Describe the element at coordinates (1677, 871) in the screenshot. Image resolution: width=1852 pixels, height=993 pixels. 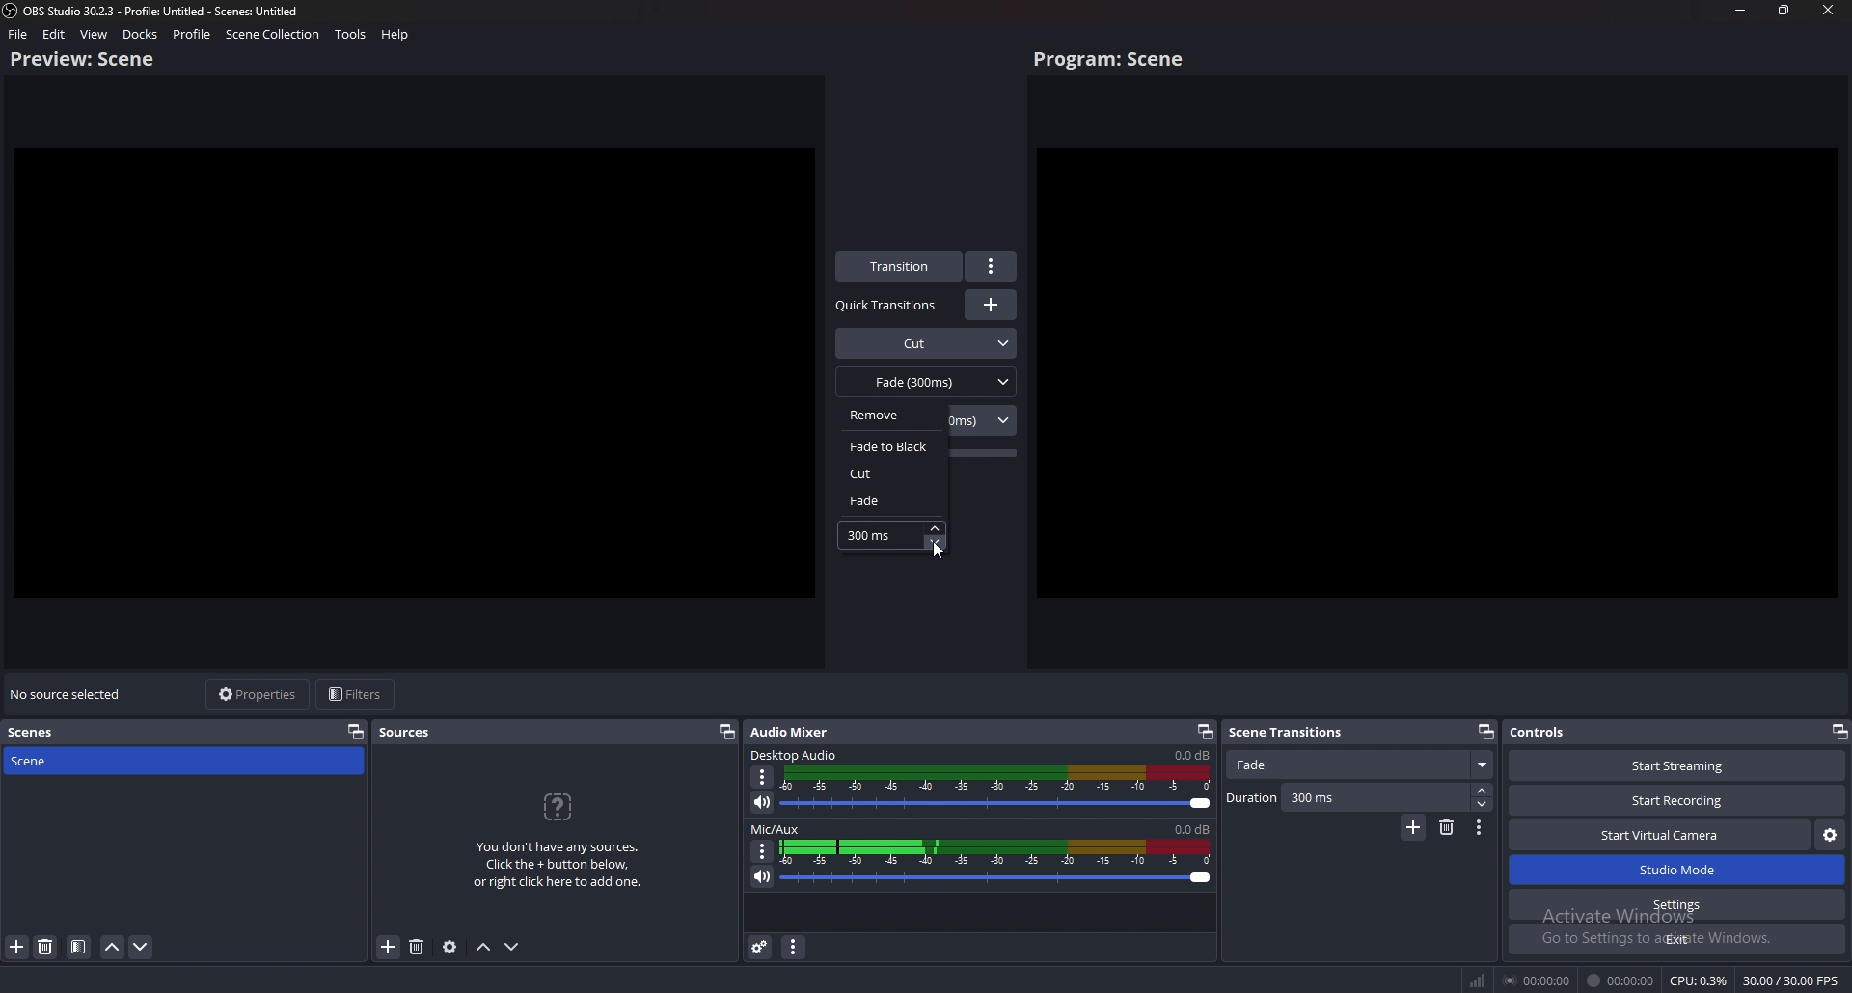
I see `Studio mode` at that location.